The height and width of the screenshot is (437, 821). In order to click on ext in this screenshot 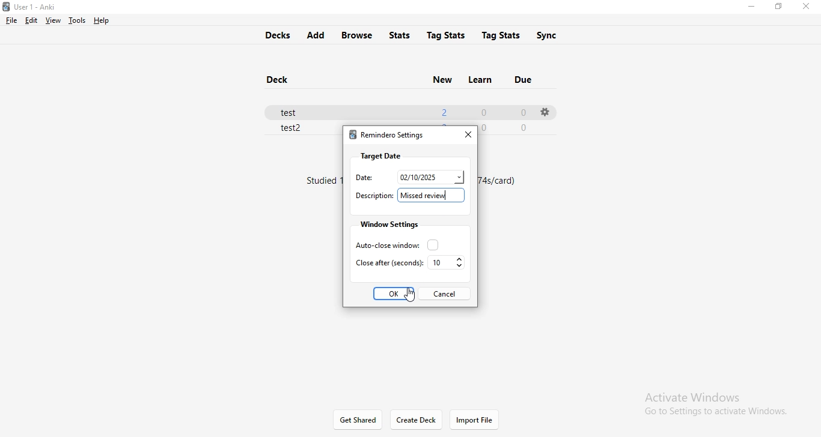, I will do `click(325, 181)`.